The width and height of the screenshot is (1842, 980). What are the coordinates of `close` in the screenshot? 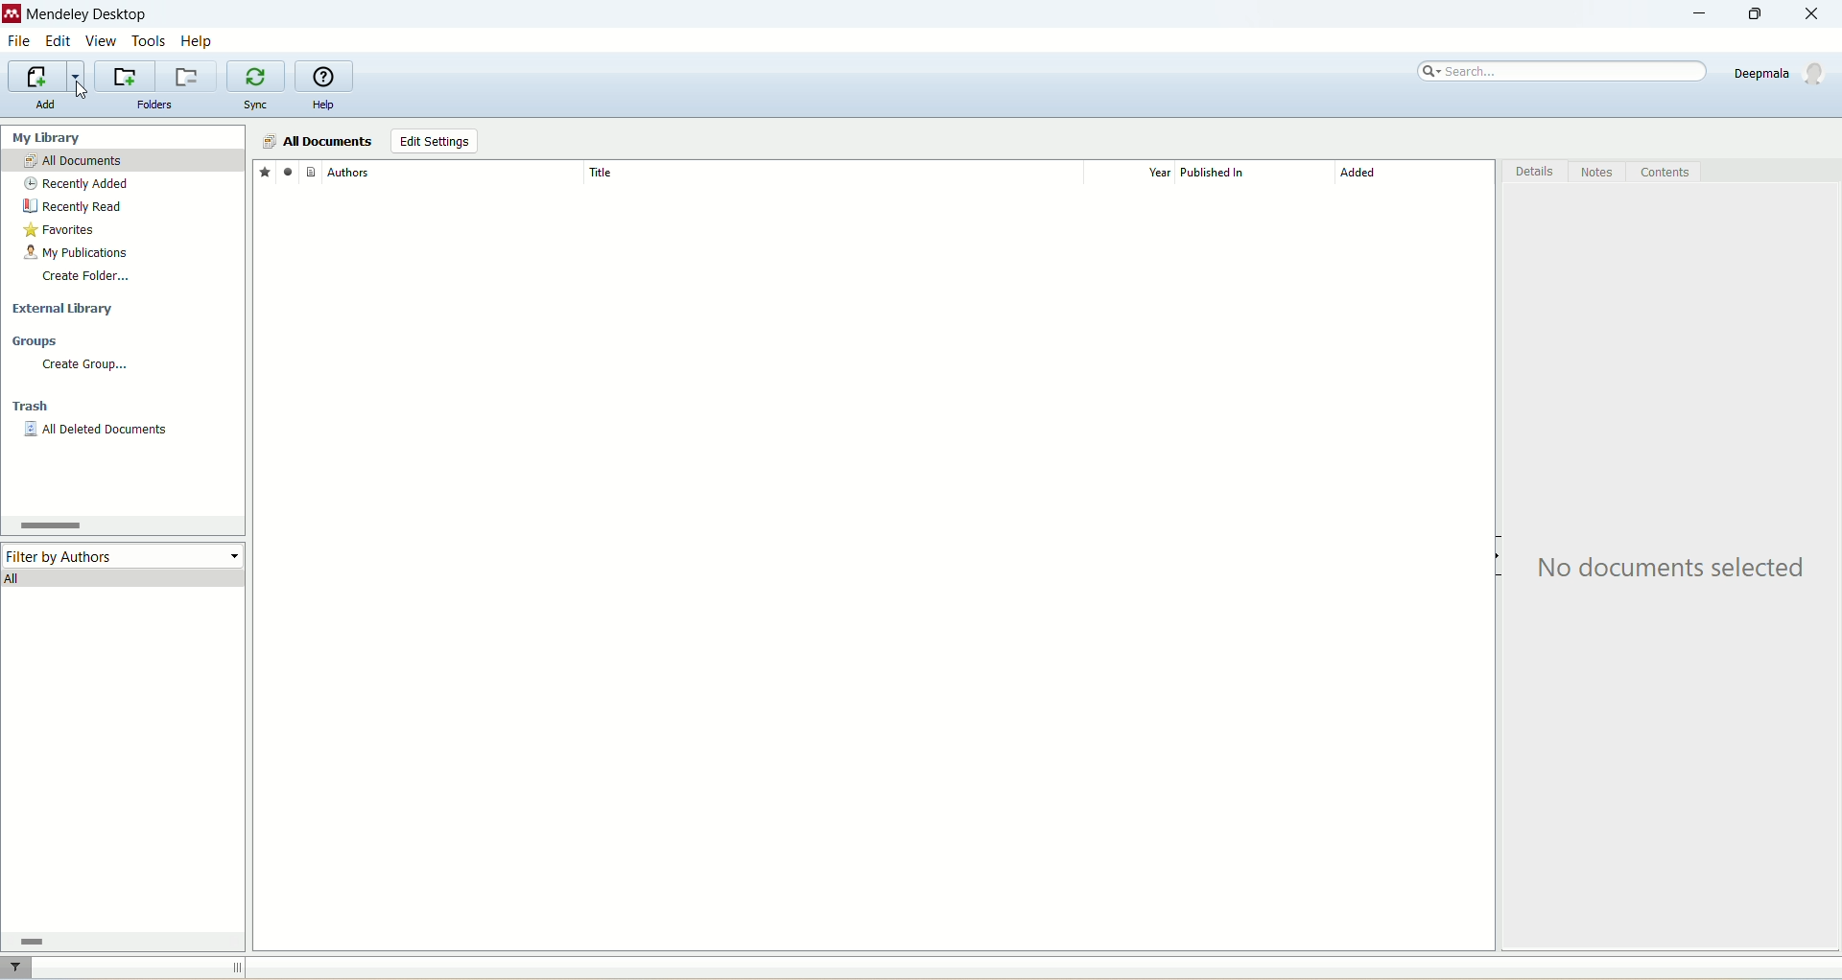 It's located at (1820, 14).